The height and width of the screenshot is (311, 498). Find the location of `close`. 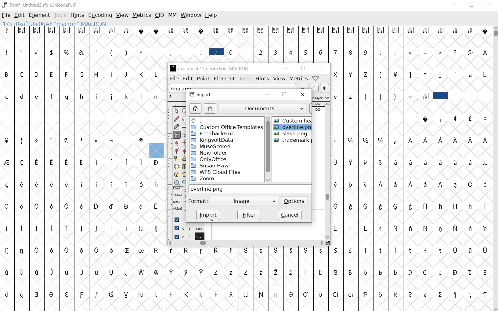

close is located at coordinates (303, 95).